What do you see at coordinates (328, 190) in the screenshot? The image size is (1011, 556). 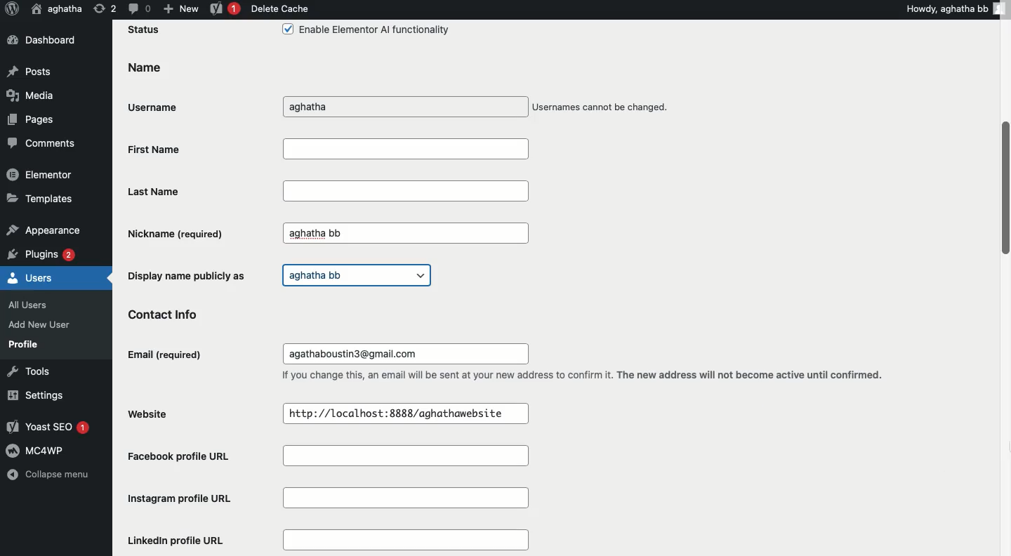 I see `Last Name` at bounding box center [328, 190].